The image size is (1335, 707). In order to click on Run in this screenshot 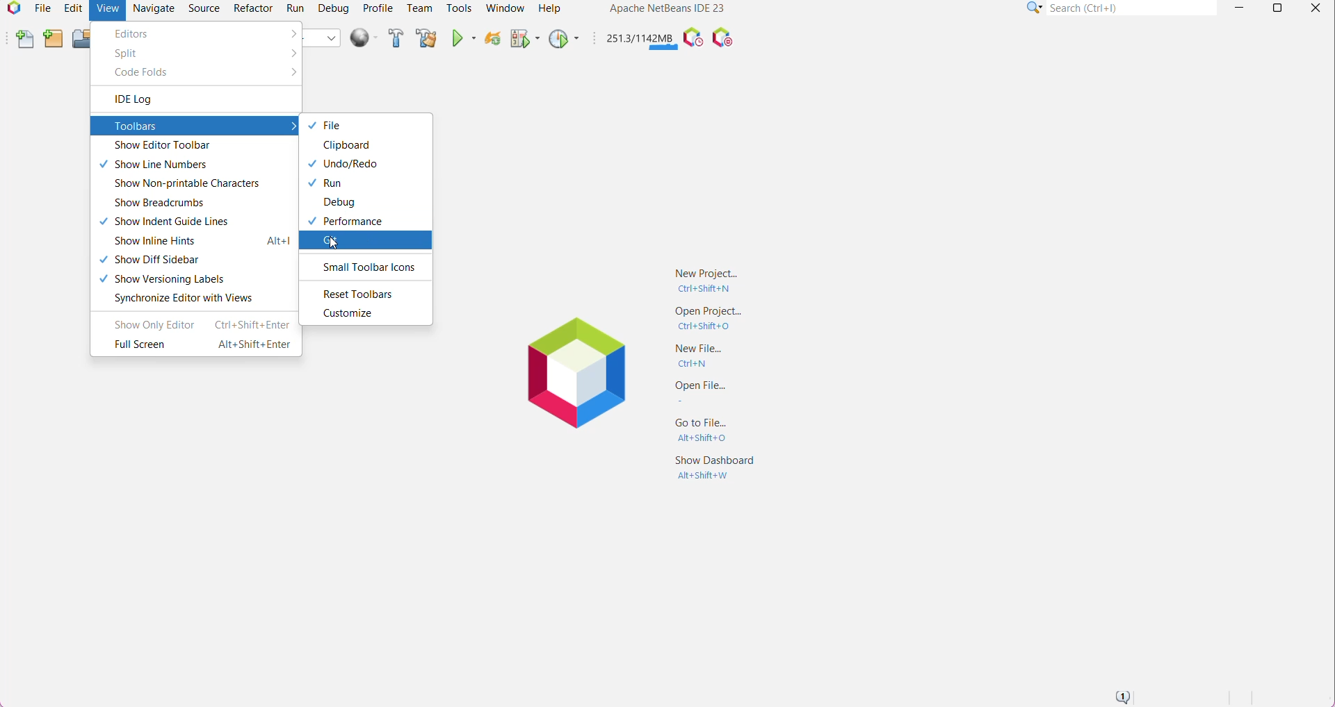, I will do `click(296, 8)`.